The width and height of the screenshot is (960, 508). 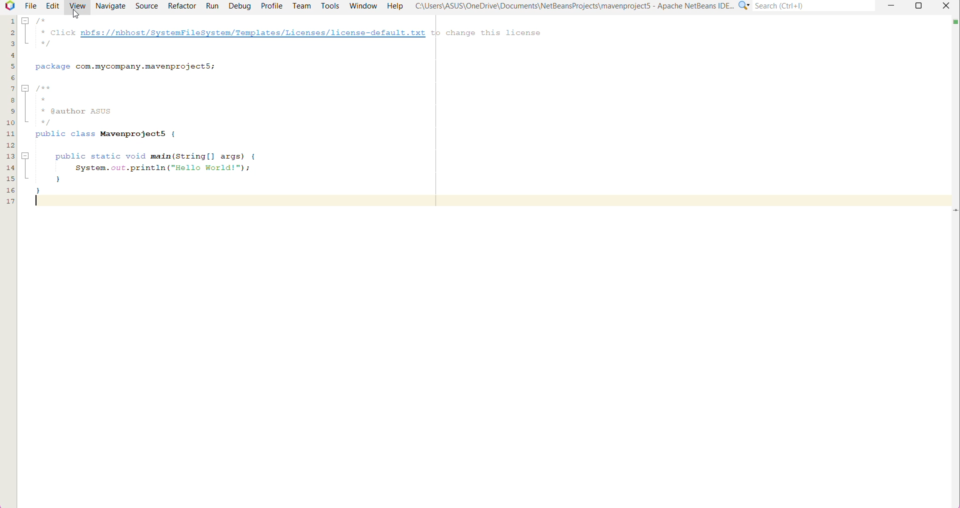 What do you see at coordinates (128, 63) in the screenshot?
I see `package com.mycompany.mavenprojectS;` at bounding box center [128, 63].